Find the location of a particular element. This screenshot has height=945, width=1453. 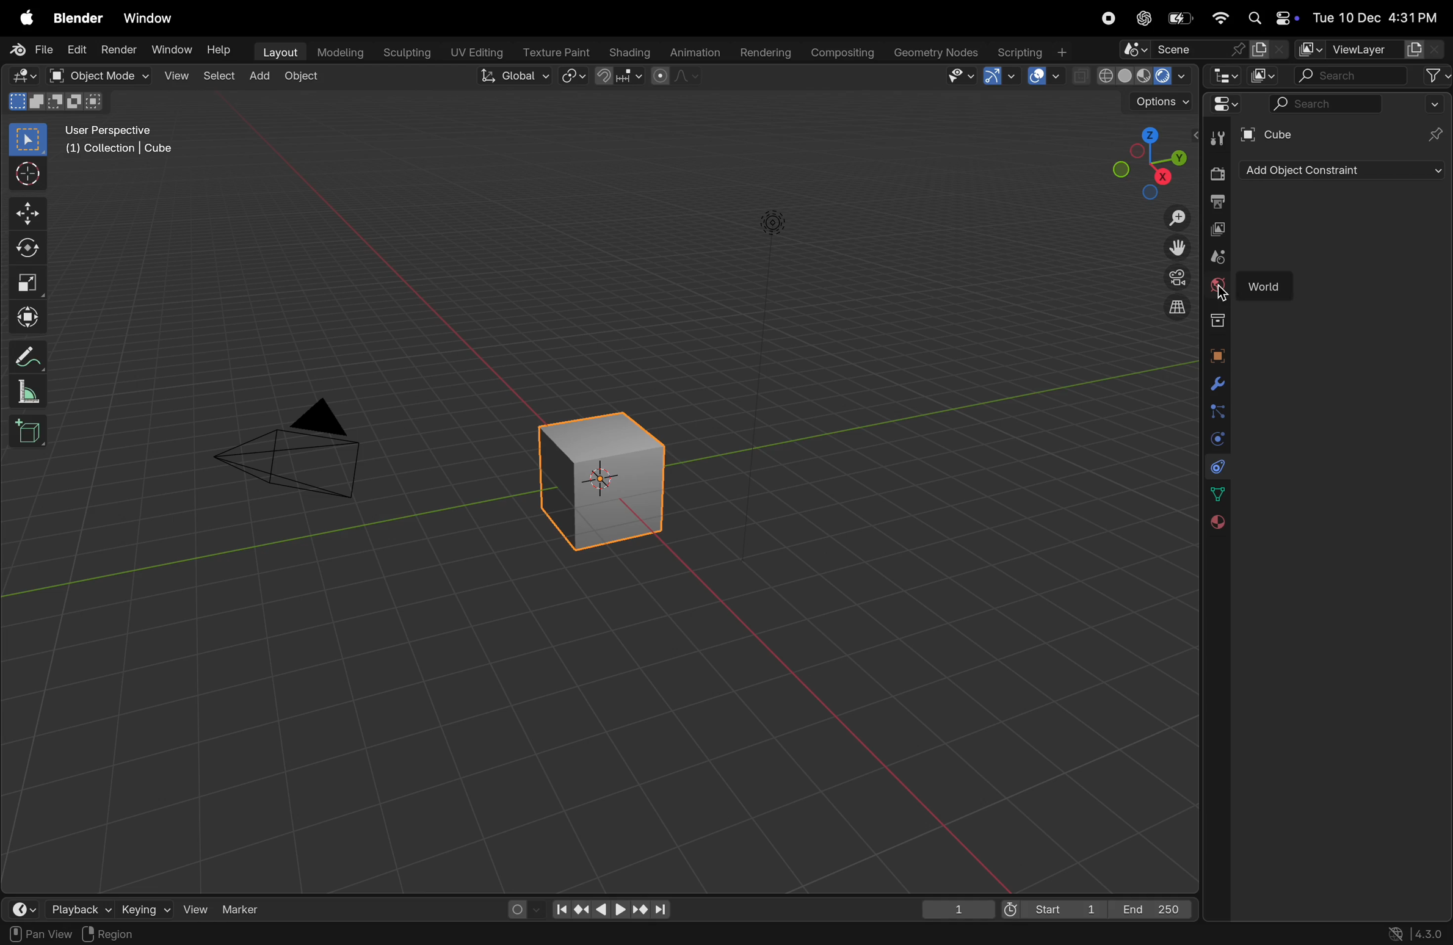

battery is located at coordinates (1179, 19).